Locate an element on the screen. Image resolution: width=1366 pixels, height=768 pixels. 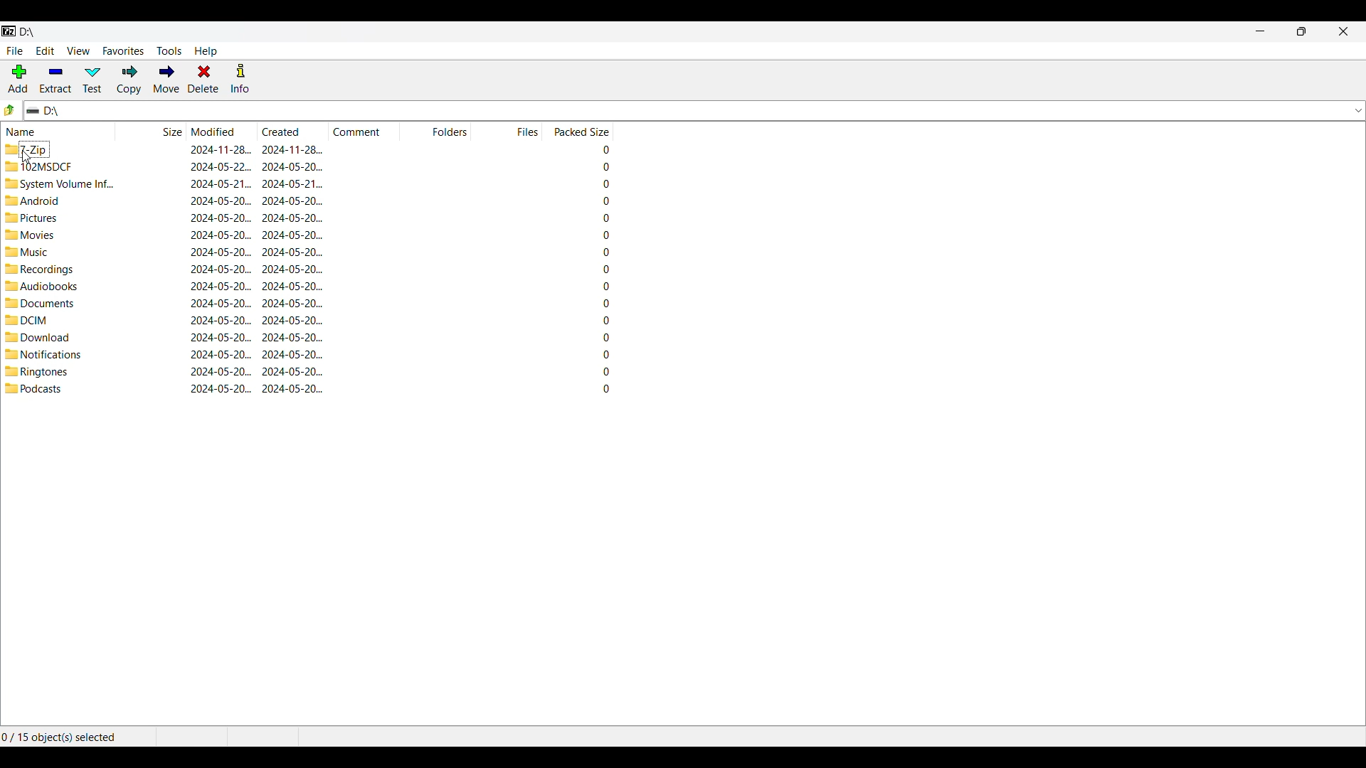
folder is located at coordinates (40, 269).